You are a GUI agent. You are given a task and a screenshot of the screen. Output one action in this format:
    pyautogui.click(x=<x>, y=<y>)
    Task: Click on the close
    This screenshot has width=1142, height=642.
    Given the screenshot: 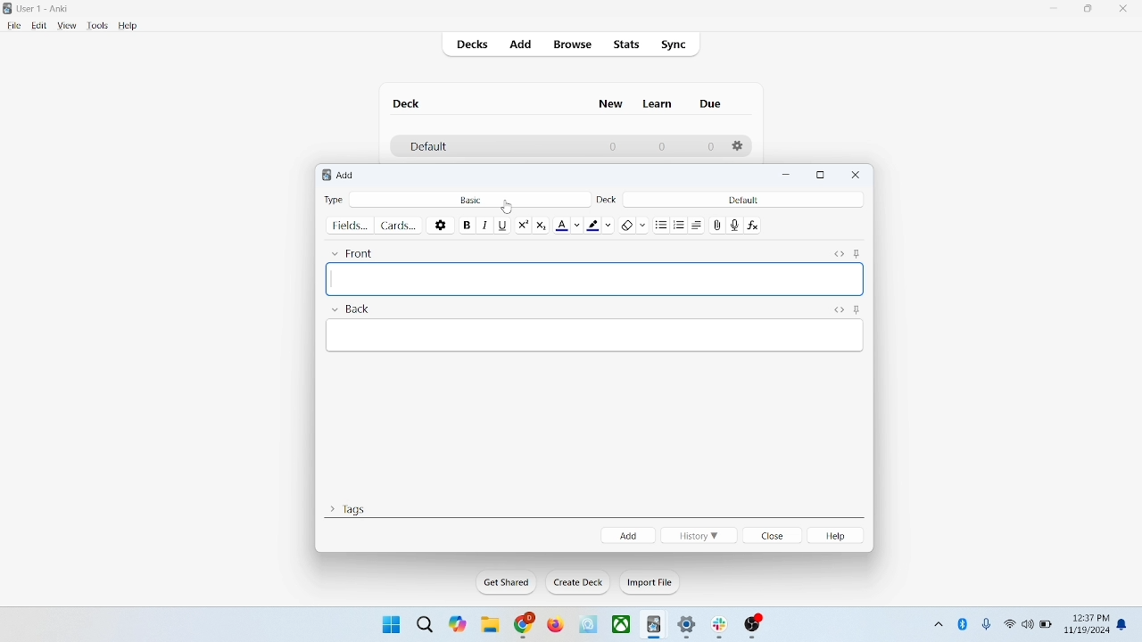 What is the action you would take?
    pyautogui.click(x=1127, y=11)
    